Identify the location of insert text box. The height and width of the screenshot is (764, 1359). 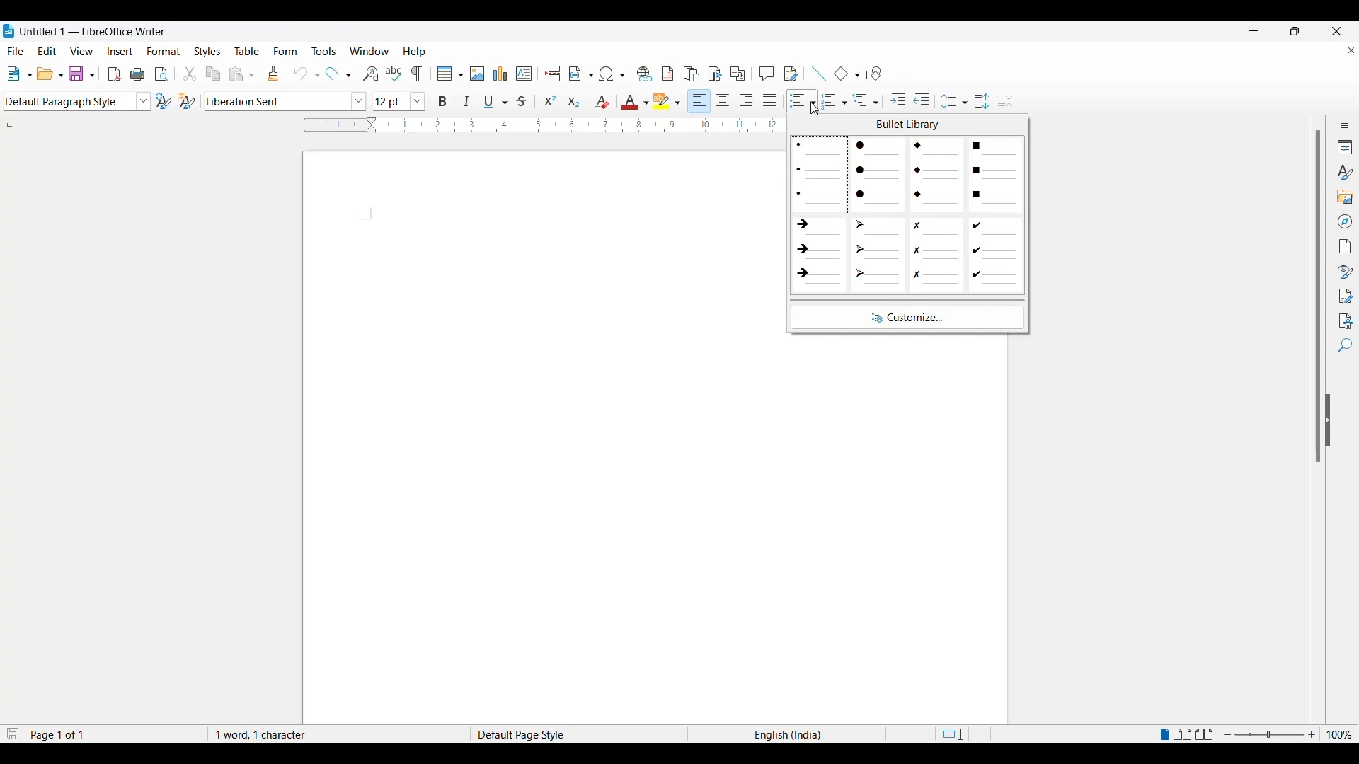
(525, 73).